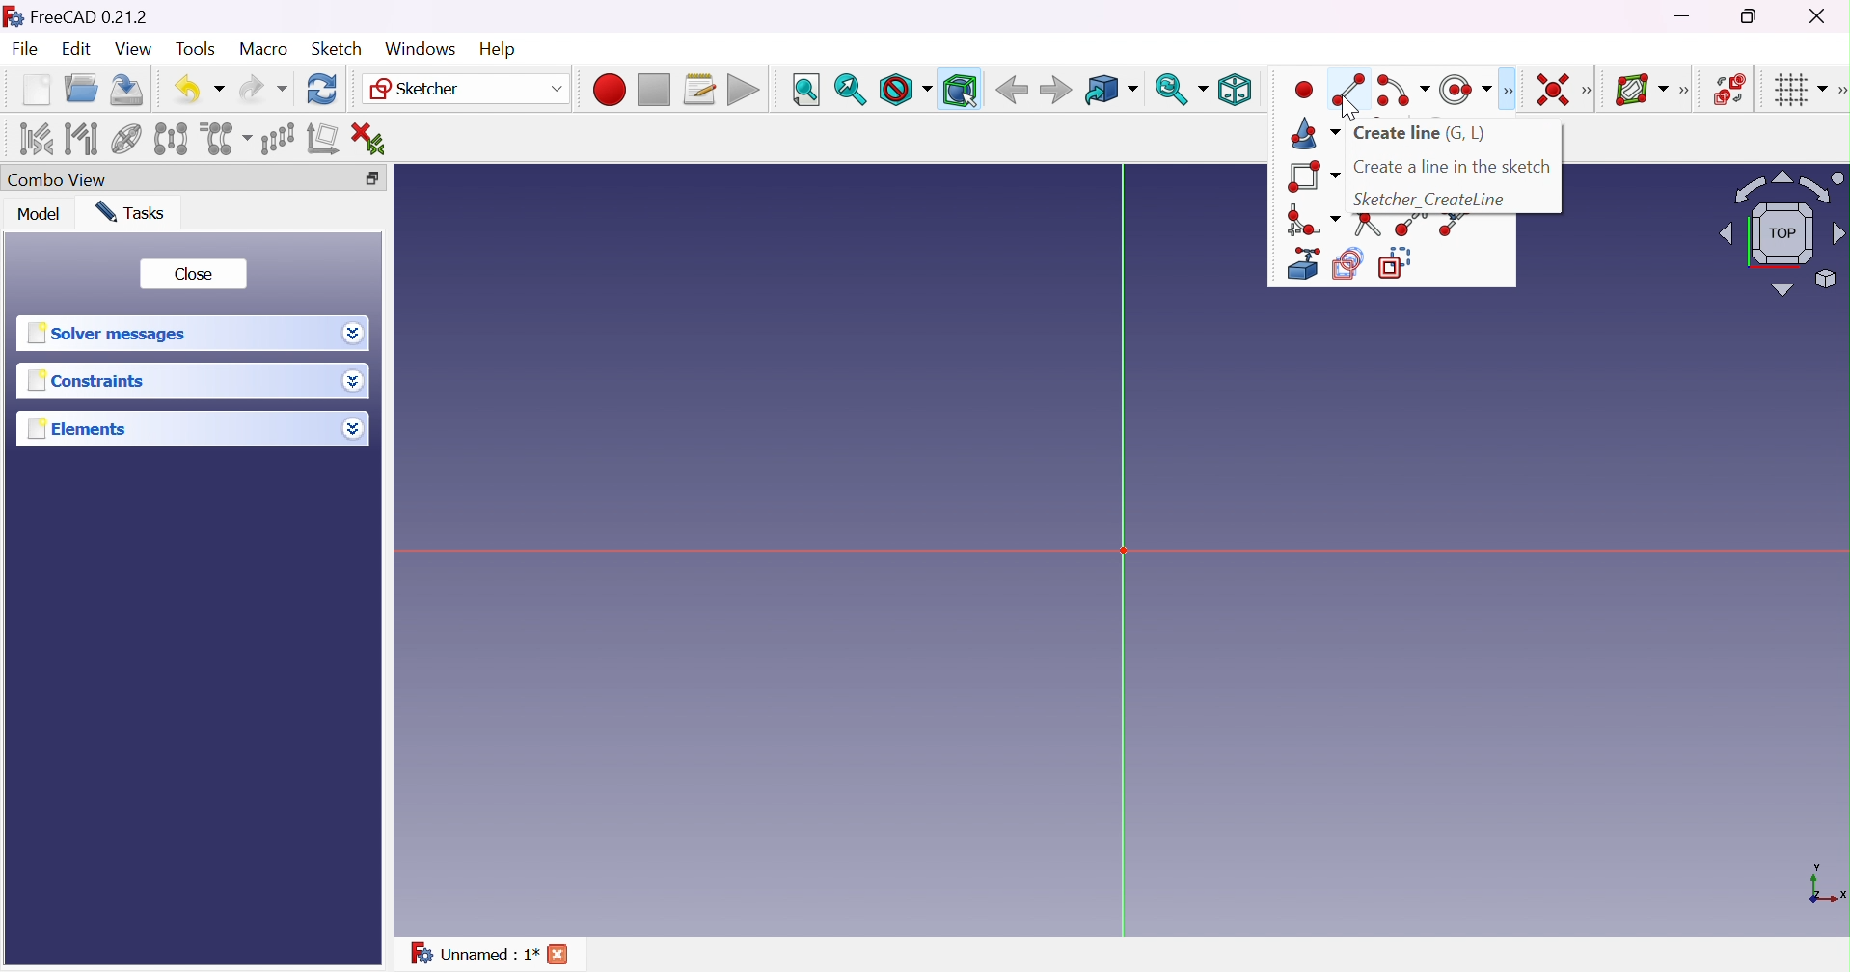 The width and height of the screenshot is (1850, 972). What do you see at coordinates (1408, 227) in the screenshot?
I see `Extend edge` at bounding box center [1408, 227].